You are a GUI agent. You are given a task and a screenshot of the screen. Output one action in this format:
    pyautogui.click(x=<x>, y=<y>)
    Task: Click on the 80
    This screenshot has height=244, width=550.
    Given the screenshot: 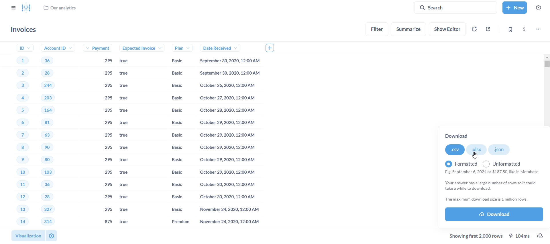 What is the action you would take?
    pyautogui.click(x=47, y=161)
    